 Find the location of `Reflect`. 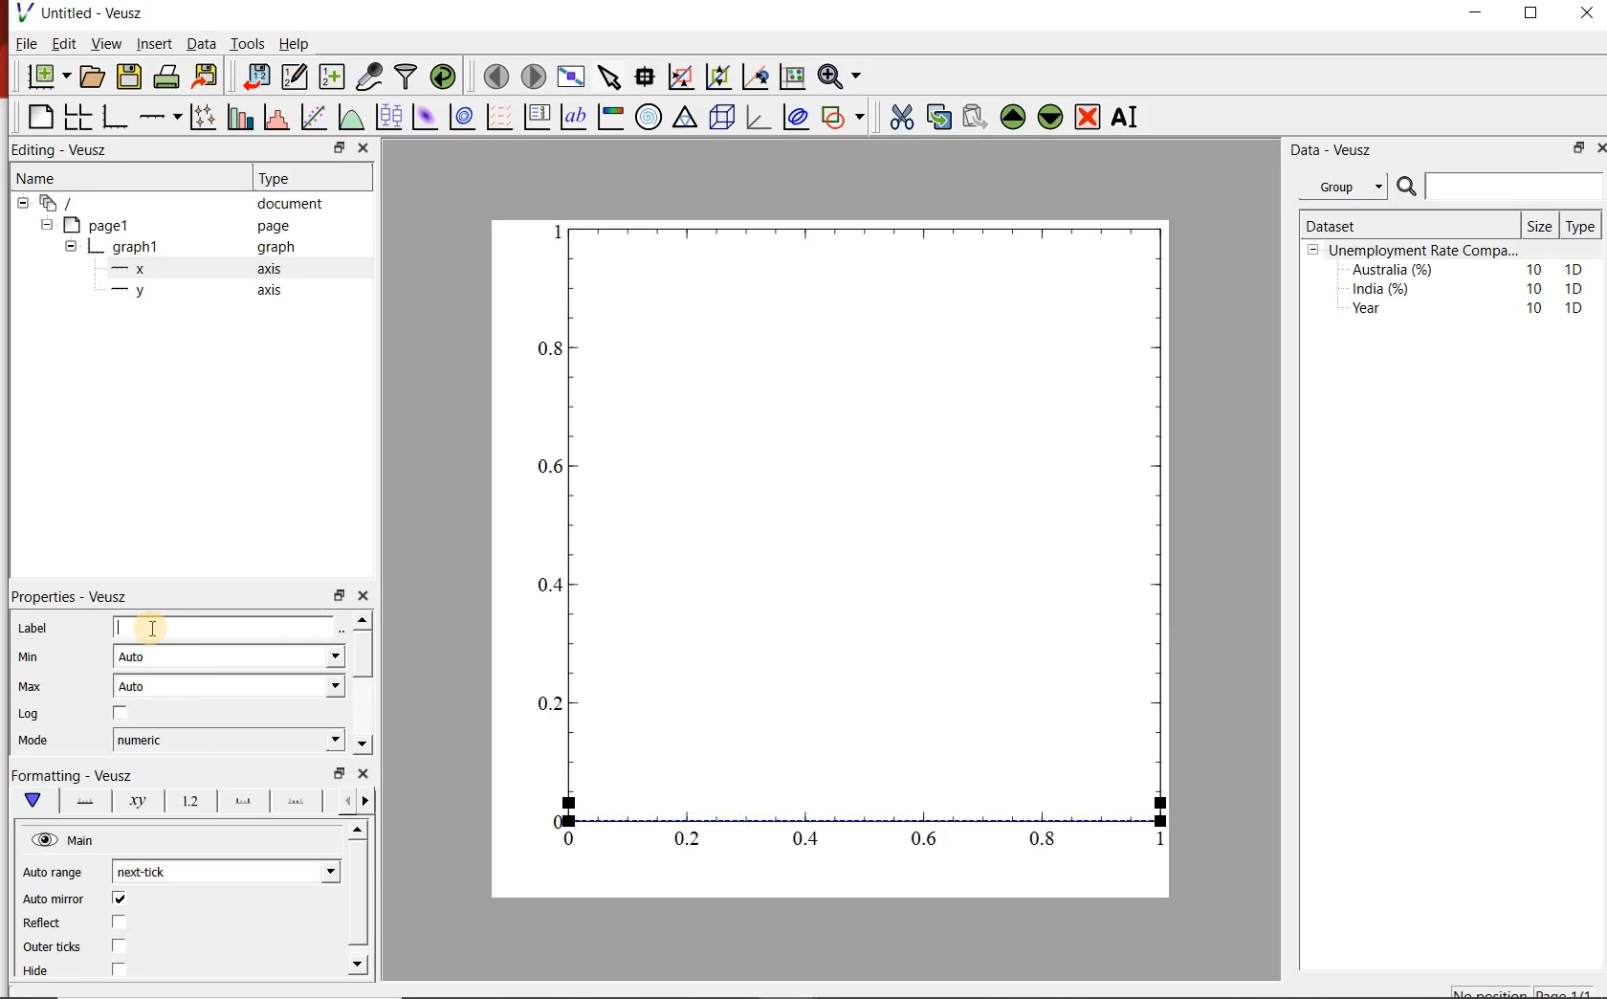

Reflect is located at coordinates (43, 924).